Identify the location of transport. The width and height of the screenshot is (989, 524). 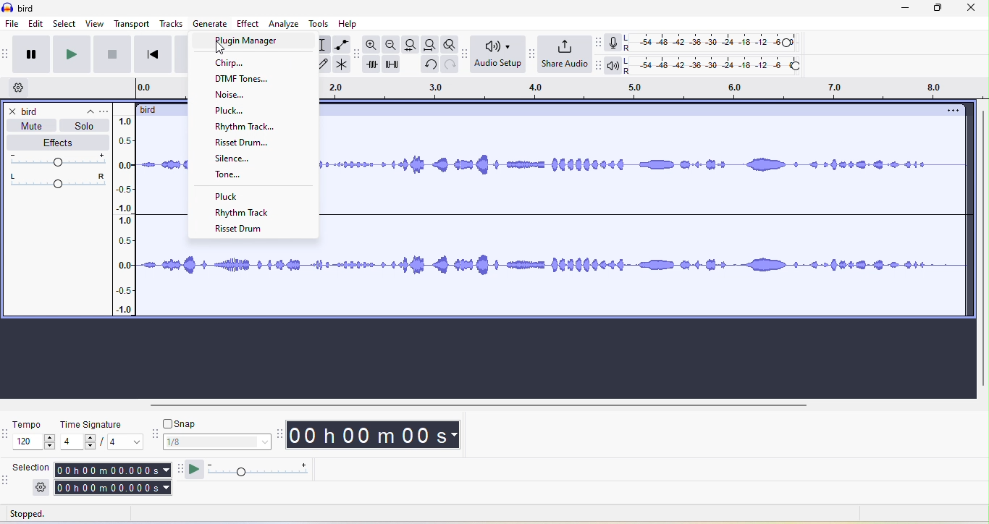
(132, 24).